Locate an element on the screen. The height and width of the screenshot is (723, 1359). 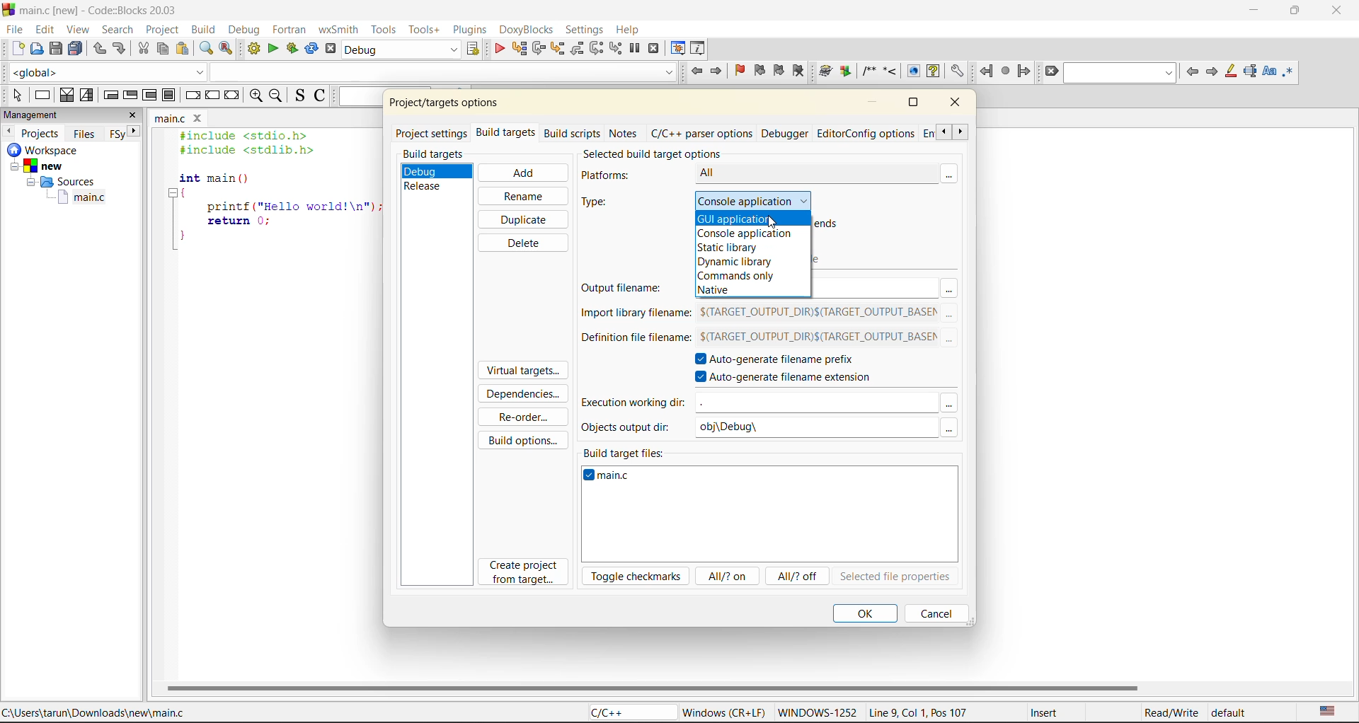
Windows (CR+LF) is located at coordinates (721, 712).